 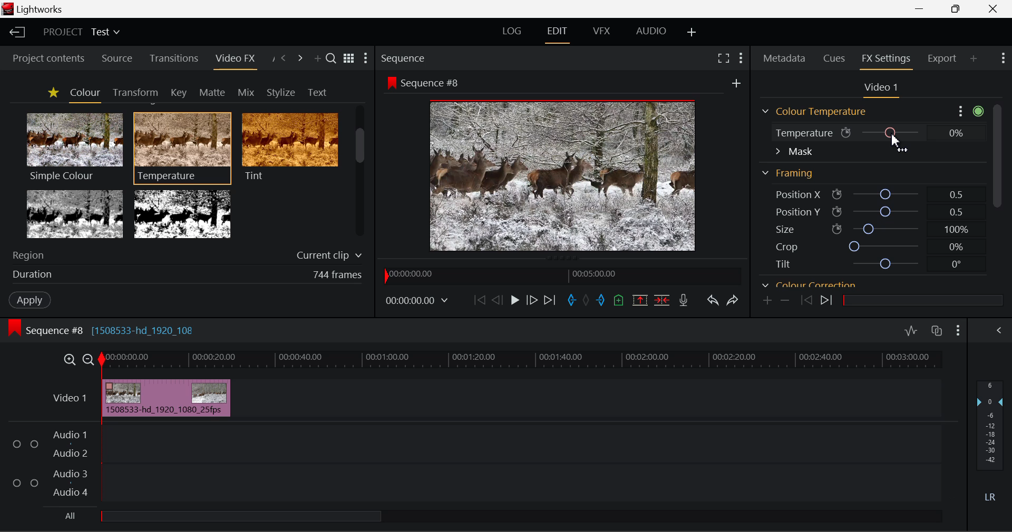 What do you see at coordinates (570, 301) in the screenshot?
I see `Mark In` at bounding box center [570, 301].